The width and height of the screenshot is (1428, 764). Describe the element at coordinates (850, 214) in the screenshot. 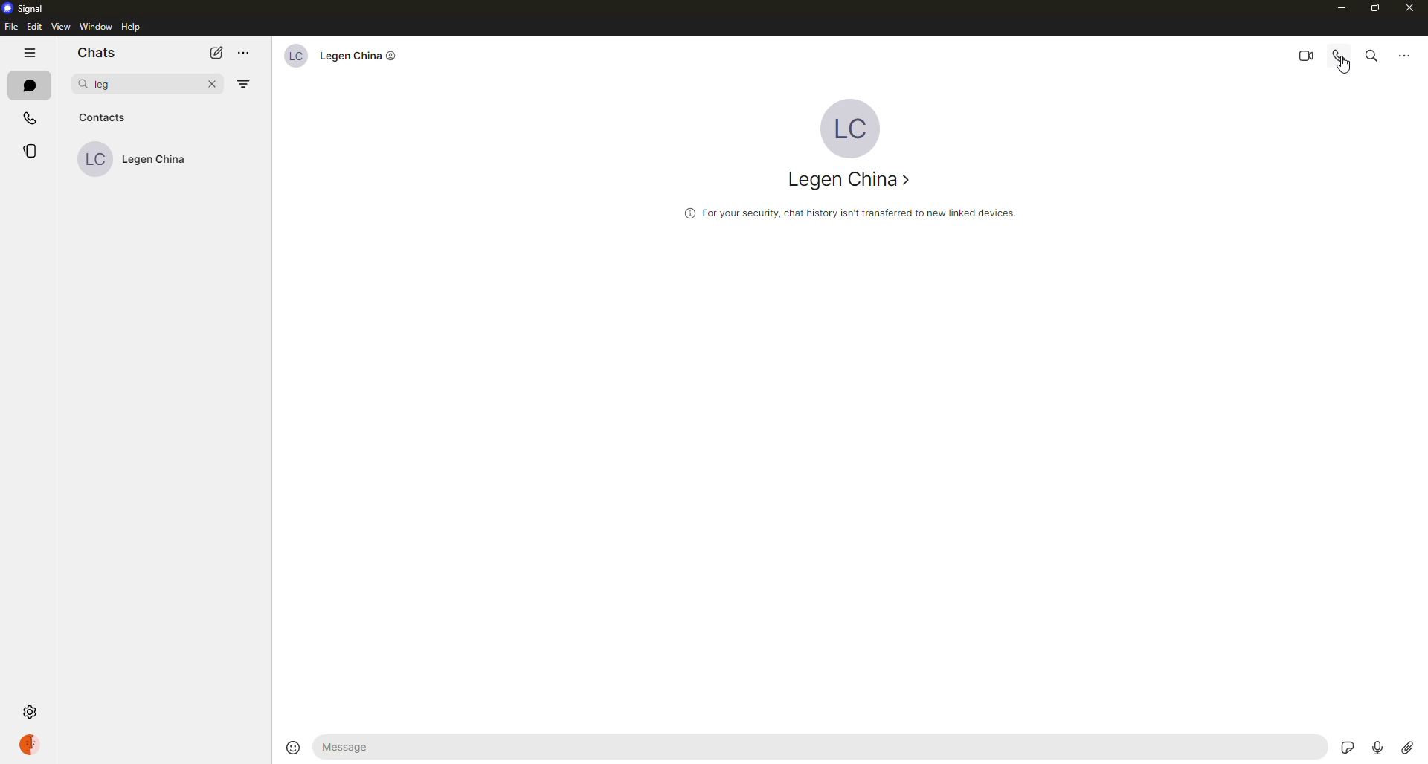

I see `info` at that location.